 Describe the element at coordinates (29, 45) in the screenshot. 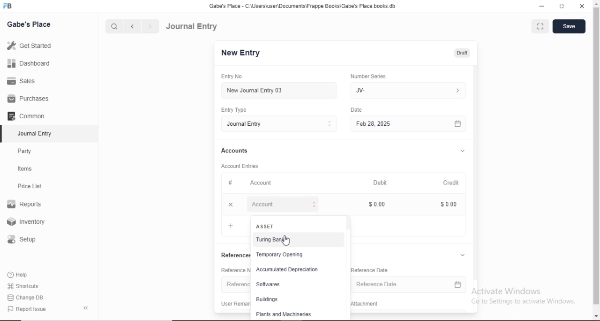

I see `Get Started` at that location.